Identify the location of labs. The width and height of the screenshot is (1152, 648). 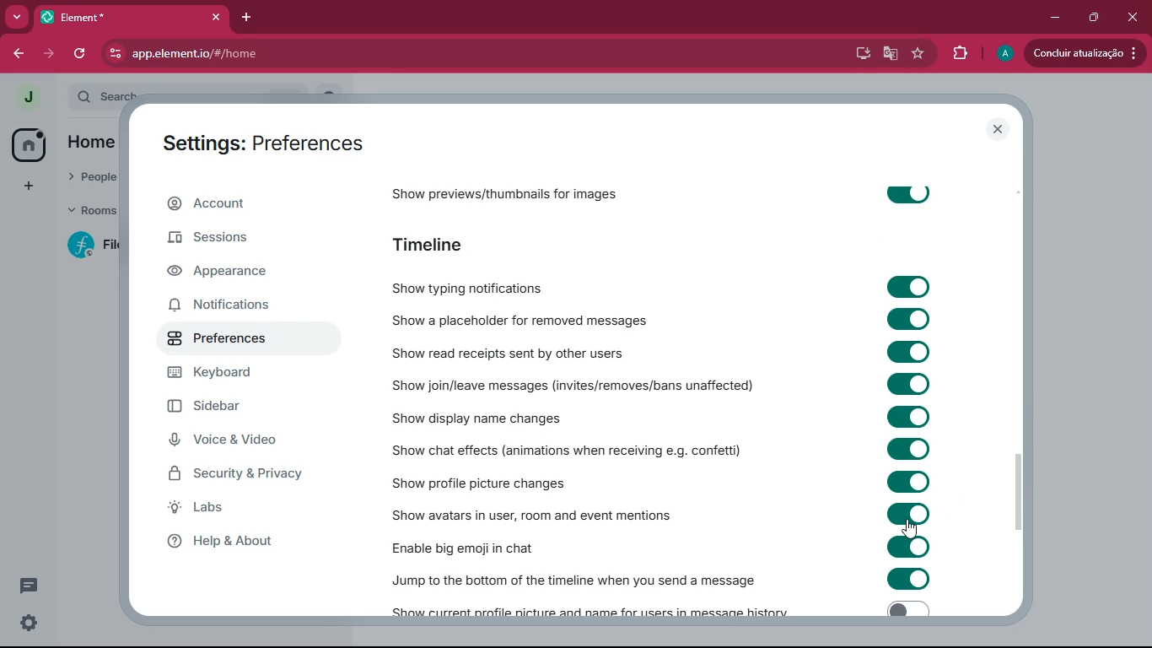
(230, 511).